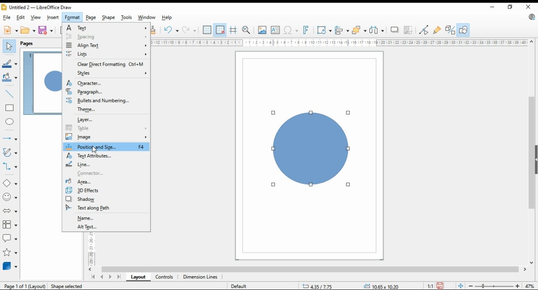 The height and width of the screenshot is (290, 538). I want to click on format, so click(73, 17).